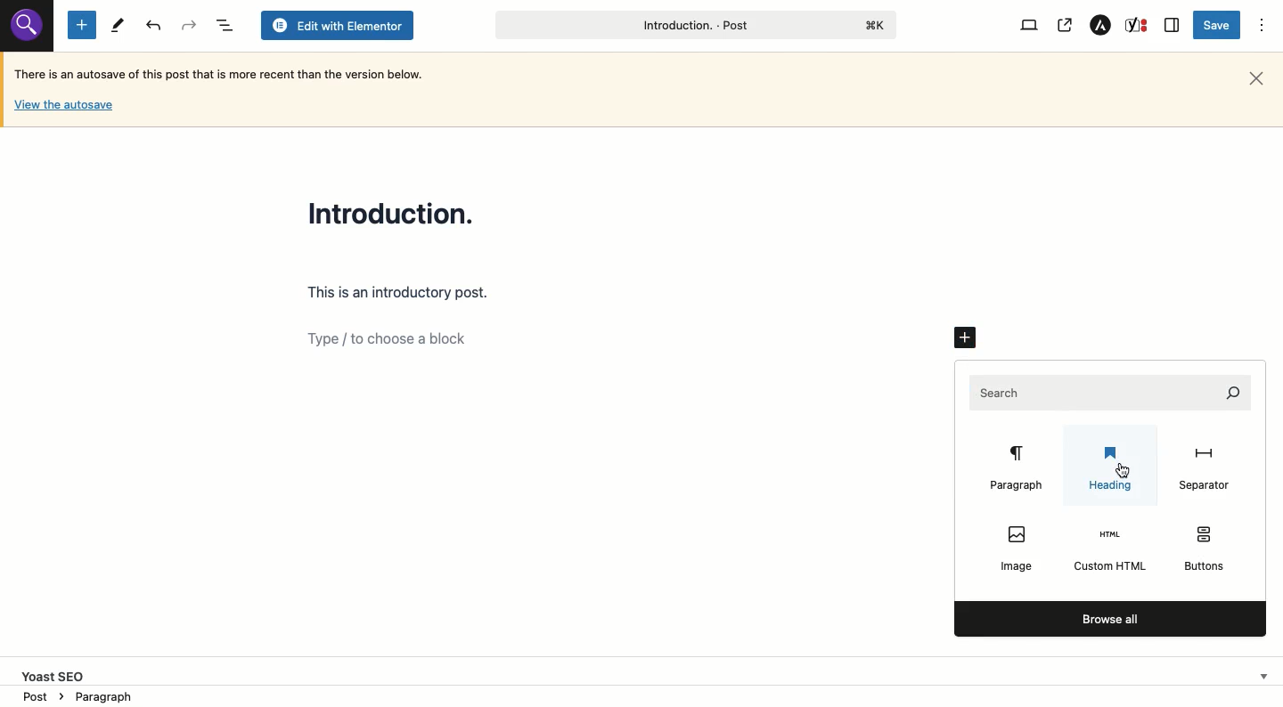 Image resolution: width=1283 pixels, height=707 pixels. I want to click on Paragraph, so click(1019, 470).